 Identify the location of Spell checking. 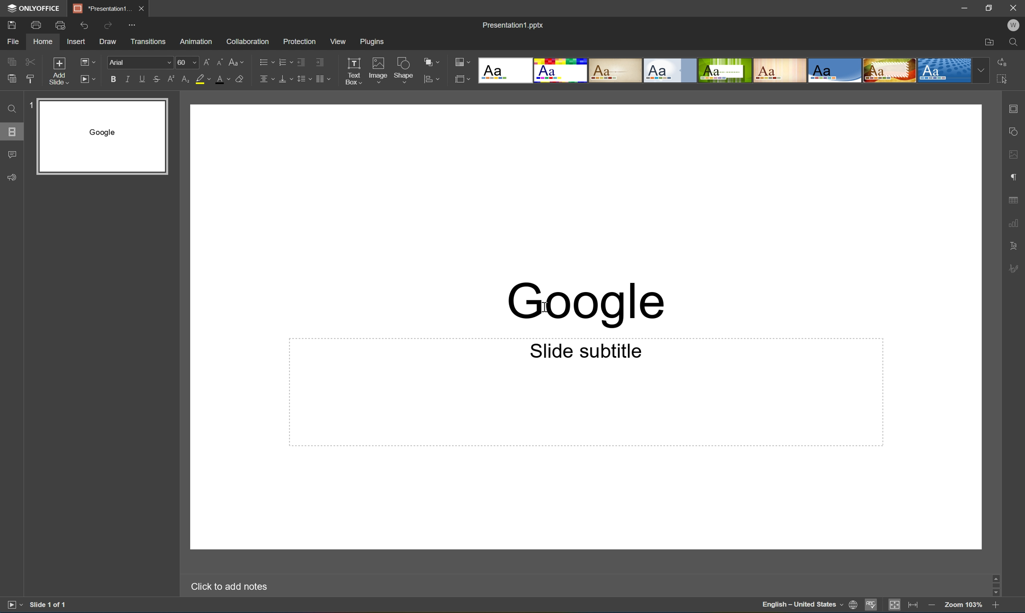
(872, 606).